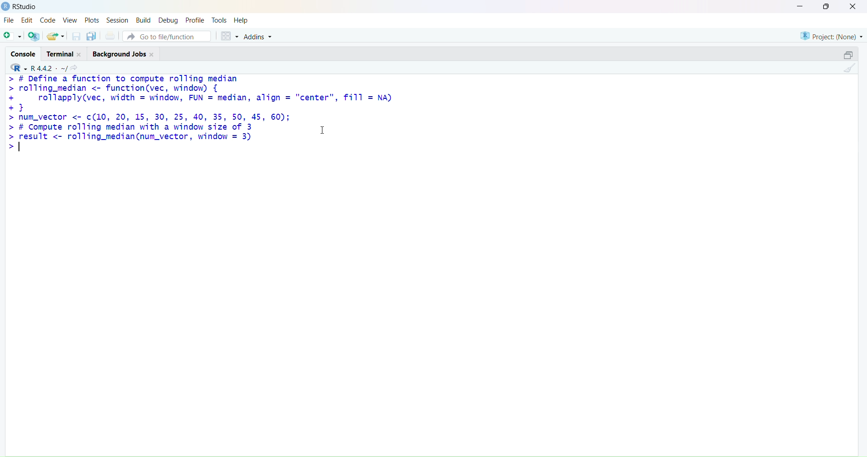 The image size is (867, 457). Describe the element at coordinates (34, 37) in the screenshot. I see `add R file` at that location.